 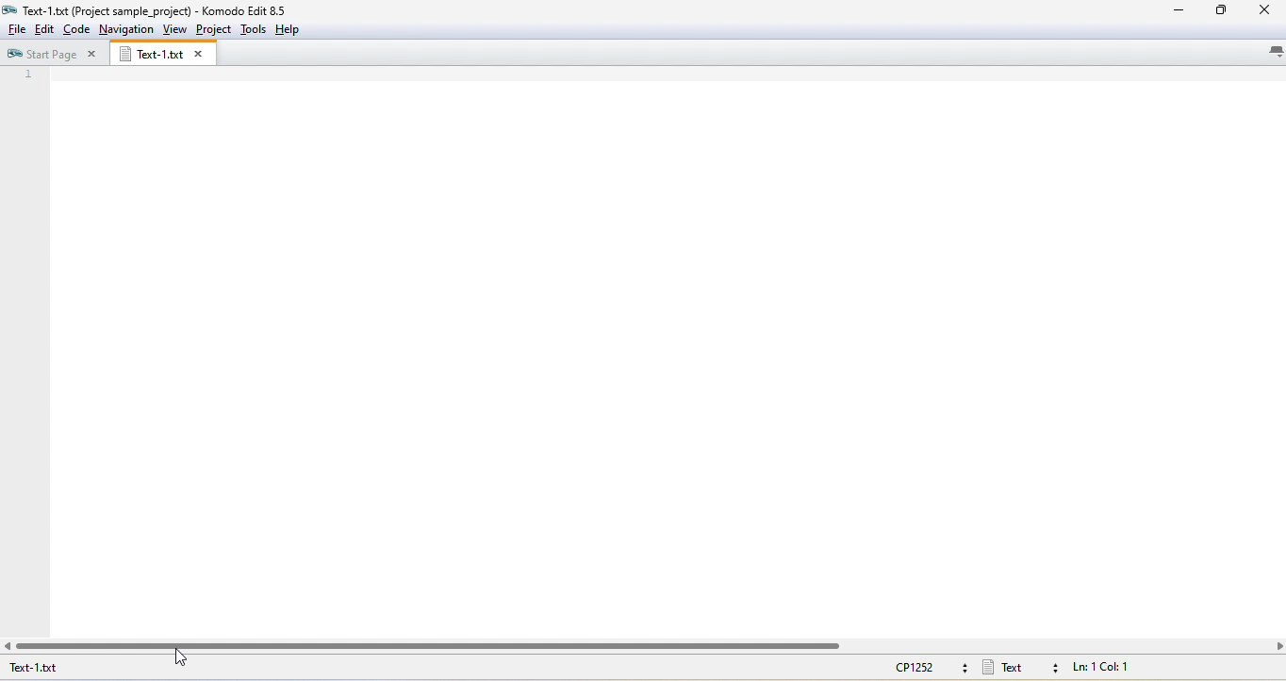 I want to click on minimize, so click(x=1177, y=10).